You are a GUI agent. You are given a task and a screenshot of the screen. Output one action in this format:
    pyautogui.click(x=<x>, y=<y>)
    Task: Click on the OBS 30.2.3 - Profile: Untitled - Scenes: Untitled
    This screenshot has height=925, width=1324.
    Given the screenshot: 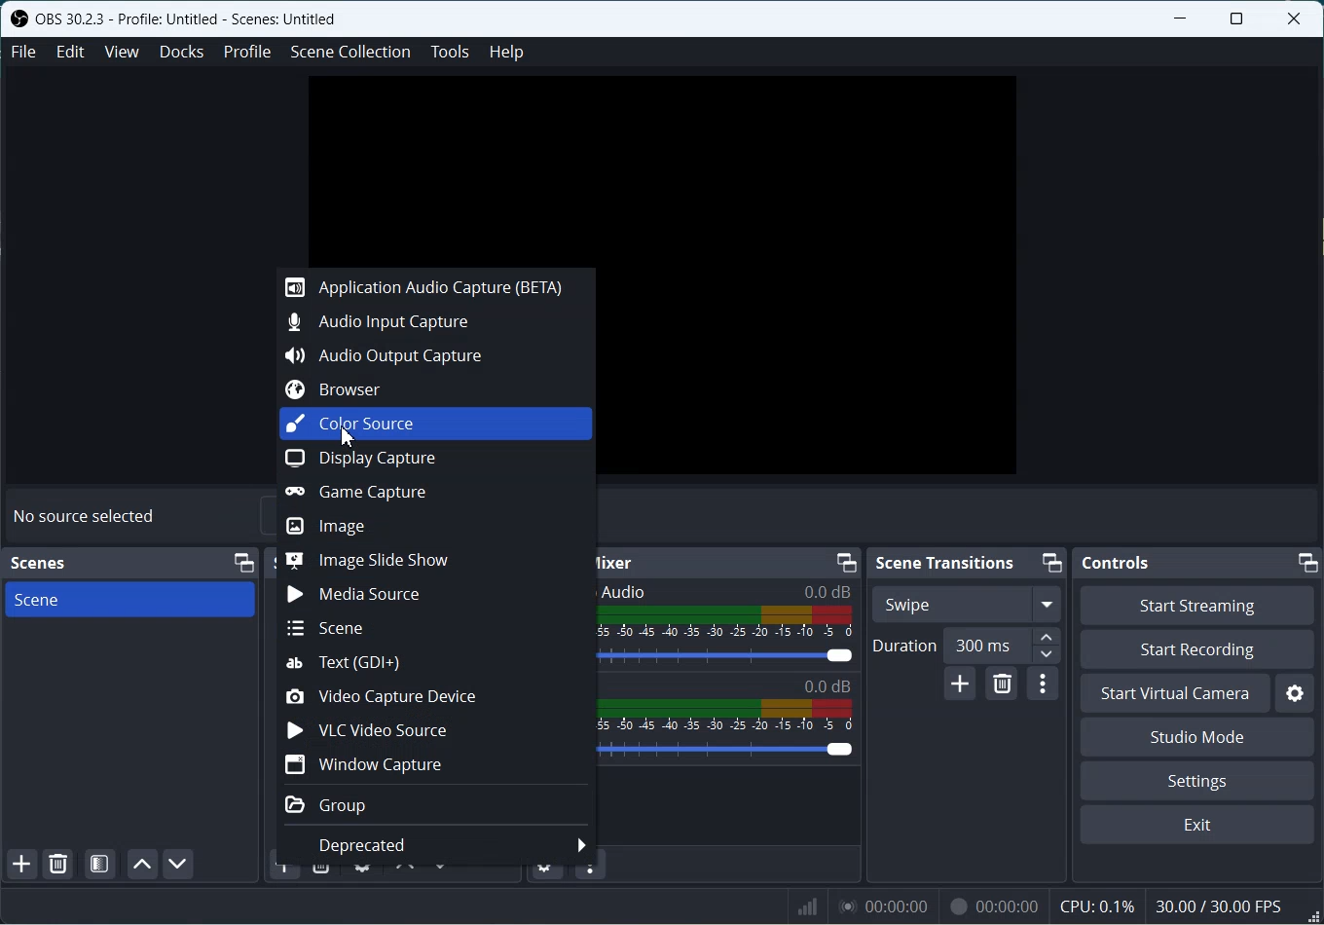 What is the action you would take?
    pyautogui.click(x=190, y=18)
    